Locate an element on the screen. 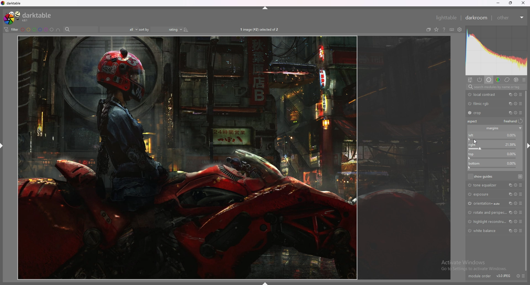  bottom is located at coordinates (494, 166).